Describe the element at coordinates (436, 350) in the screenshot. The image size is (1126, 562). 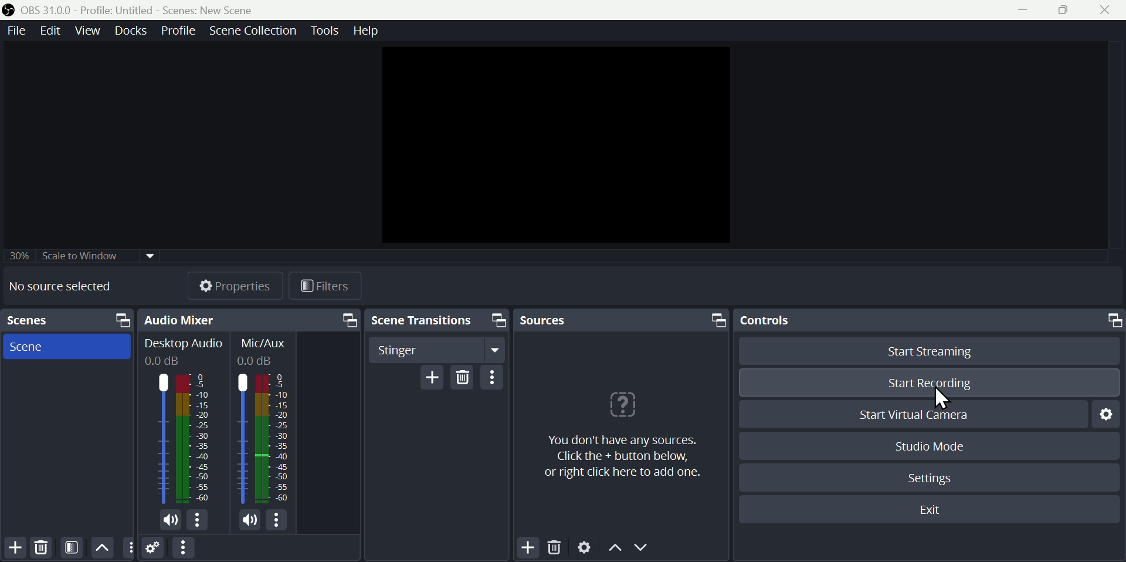
I see `Stinger` at that location.